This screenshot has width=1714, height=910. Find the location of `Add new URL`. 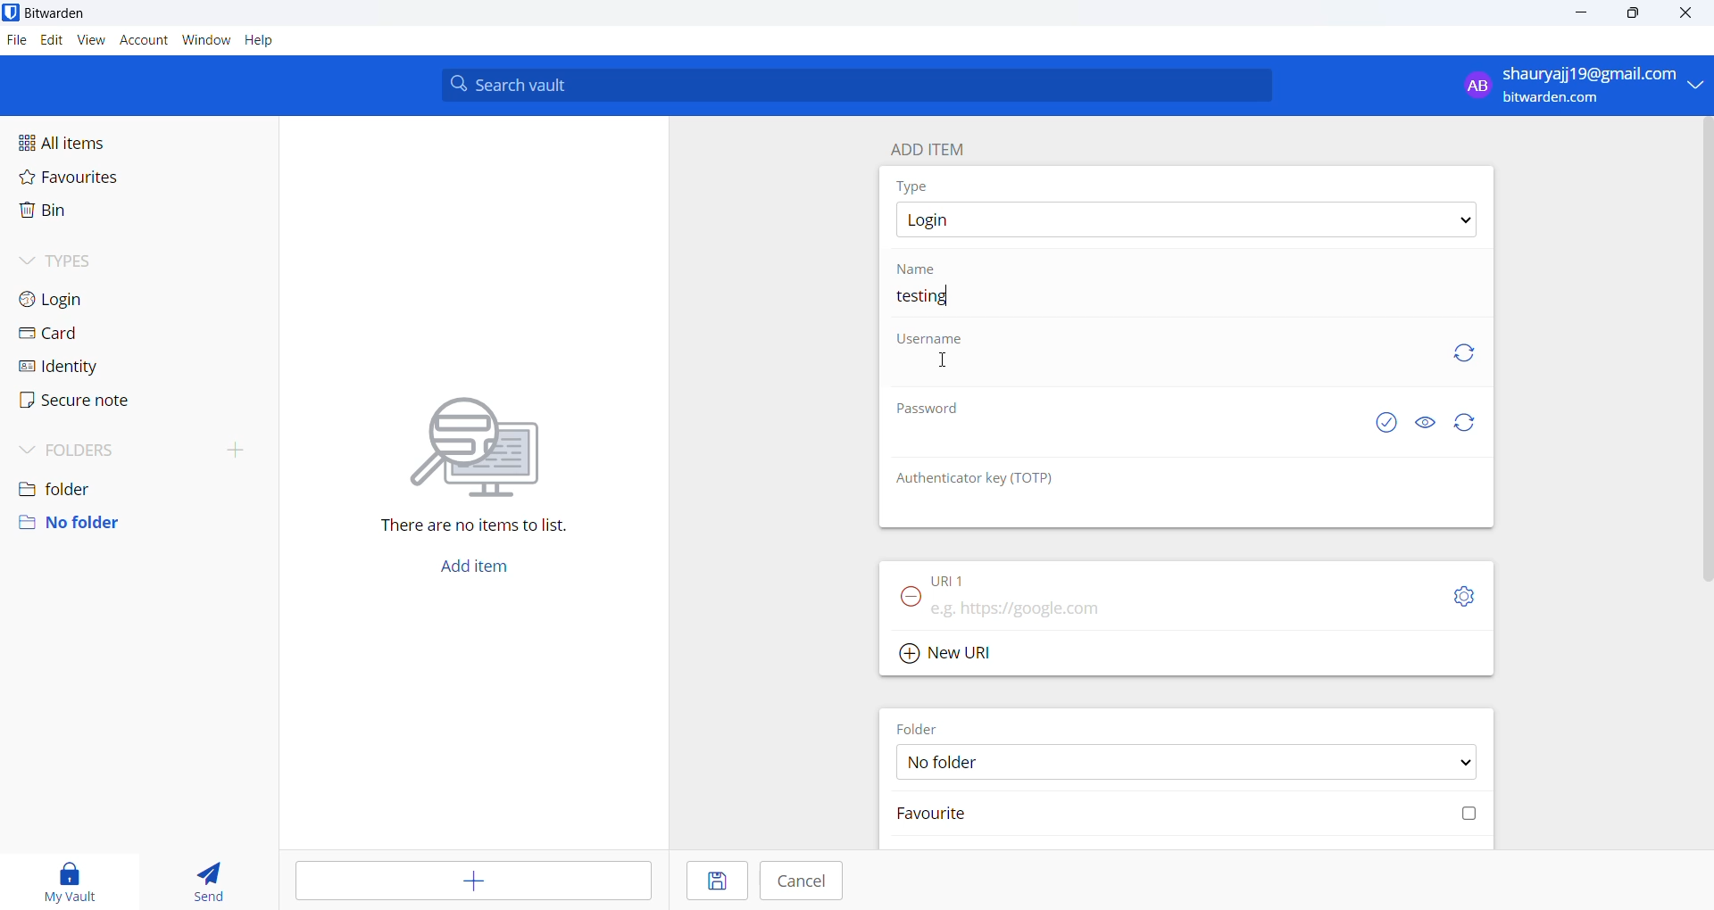

Add new URL is located at coordinates (952, 653).